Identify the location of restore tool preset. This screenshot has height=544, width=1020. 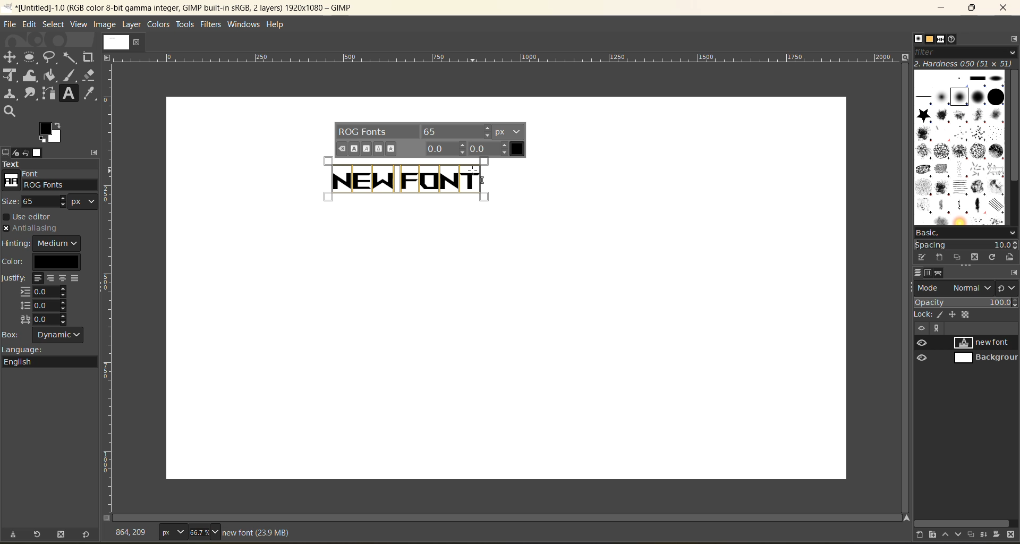
(38, 534).